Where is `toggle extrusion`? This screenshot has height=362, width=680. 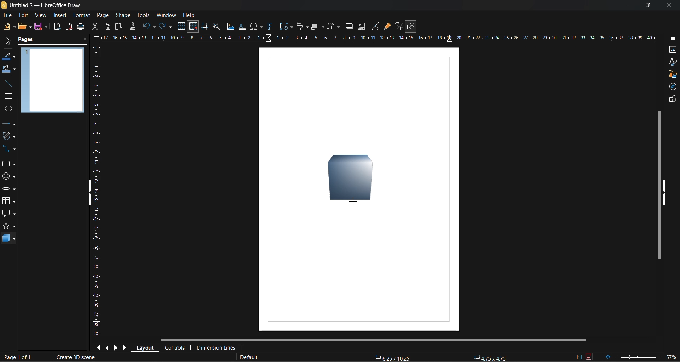
toggle extrusion is located at coordinates (398, 26).